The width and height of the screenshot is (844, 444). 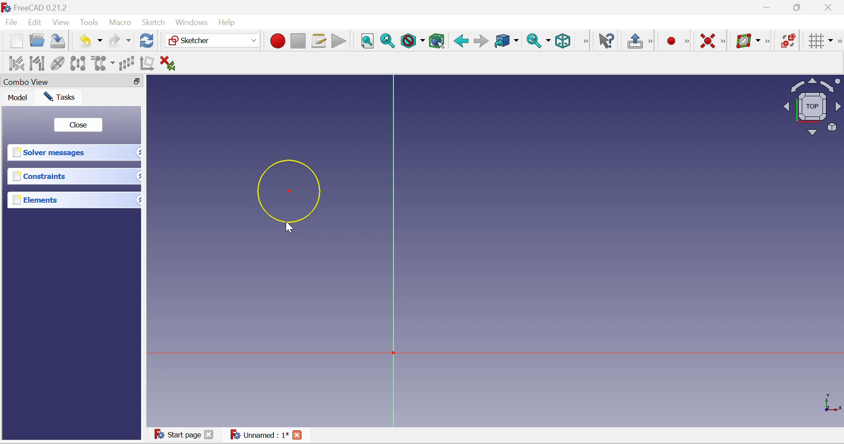 What do you see at coordinates (78, 125) in the screenshot?
I see `close` at bounding box center [78, 125].